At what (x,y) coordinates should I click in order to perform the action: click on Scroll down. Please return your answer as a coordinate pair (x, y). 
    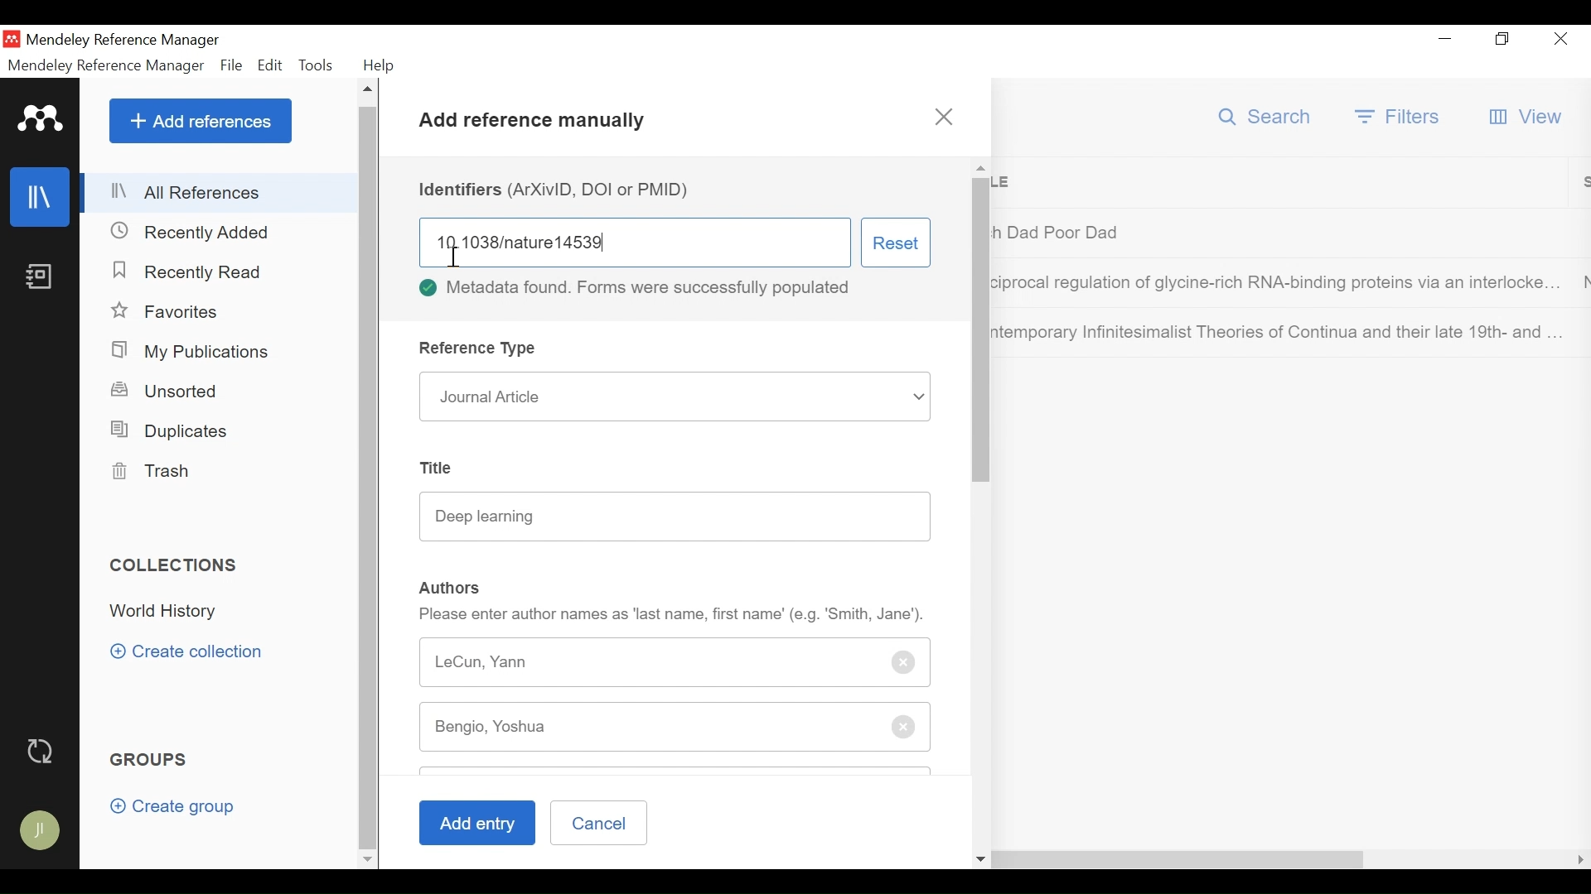
    Looking at the image, I should click on (367, 858).